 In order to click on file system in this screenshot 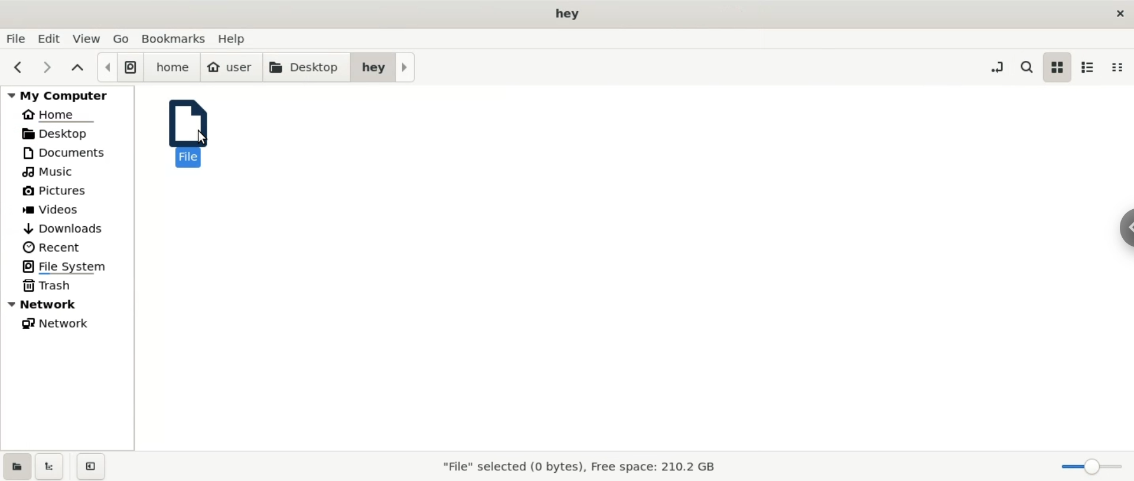, I will do `click(119, 67)`.